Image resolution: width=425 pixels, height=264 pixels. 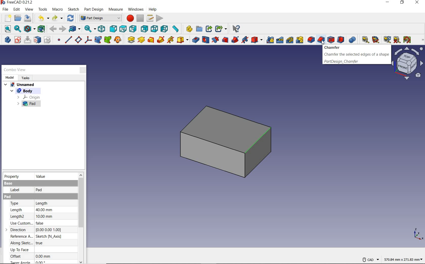 I want to click on additive pipe, so click(x=161, y=40).